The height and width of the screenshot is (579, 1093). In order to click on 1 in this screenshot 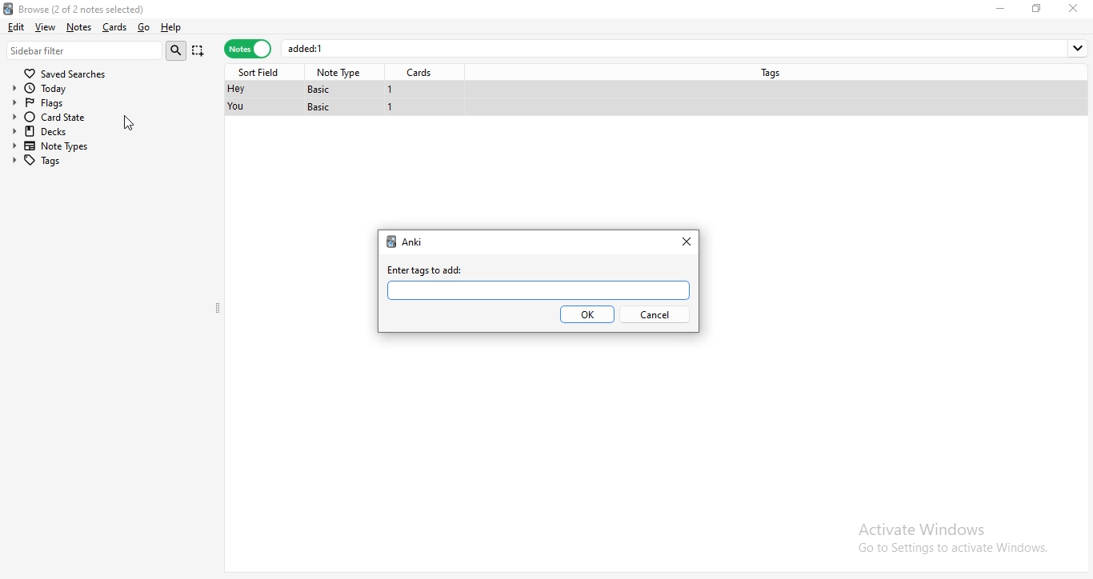, I will do `click(390, 90)`.